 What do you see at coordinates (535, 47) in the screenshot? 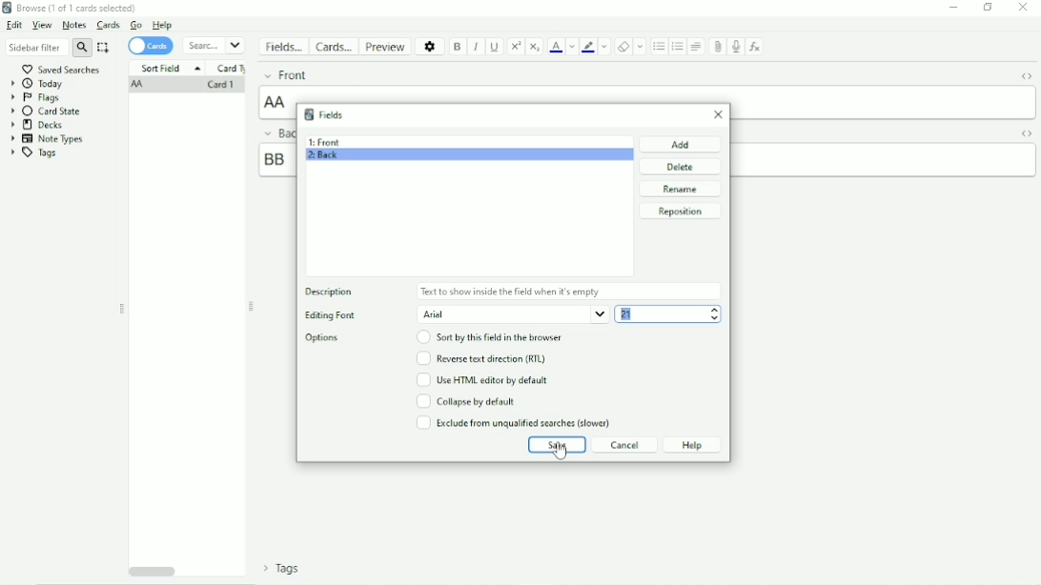
I see `Subscript` at bounding box center [535, 47].